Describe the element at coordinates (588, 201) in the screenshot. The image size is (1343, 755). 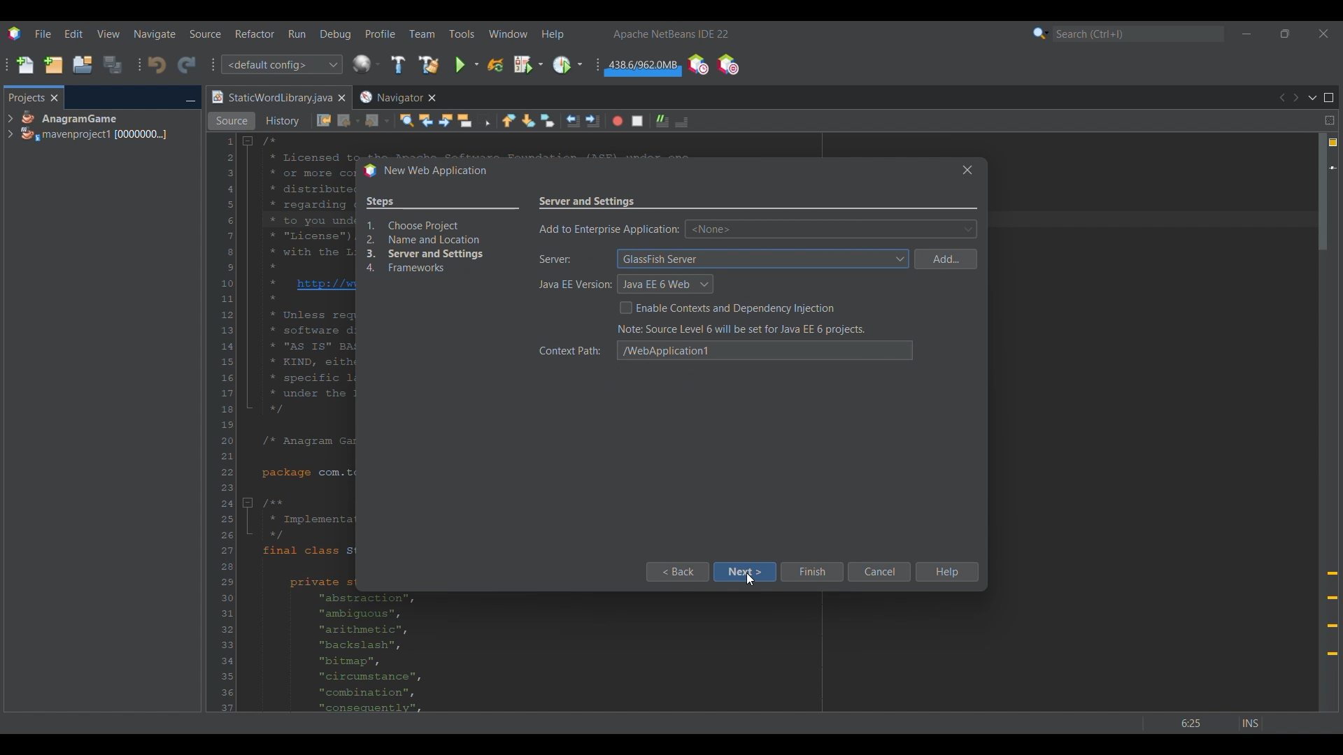
I see `Current settings name` at that location.